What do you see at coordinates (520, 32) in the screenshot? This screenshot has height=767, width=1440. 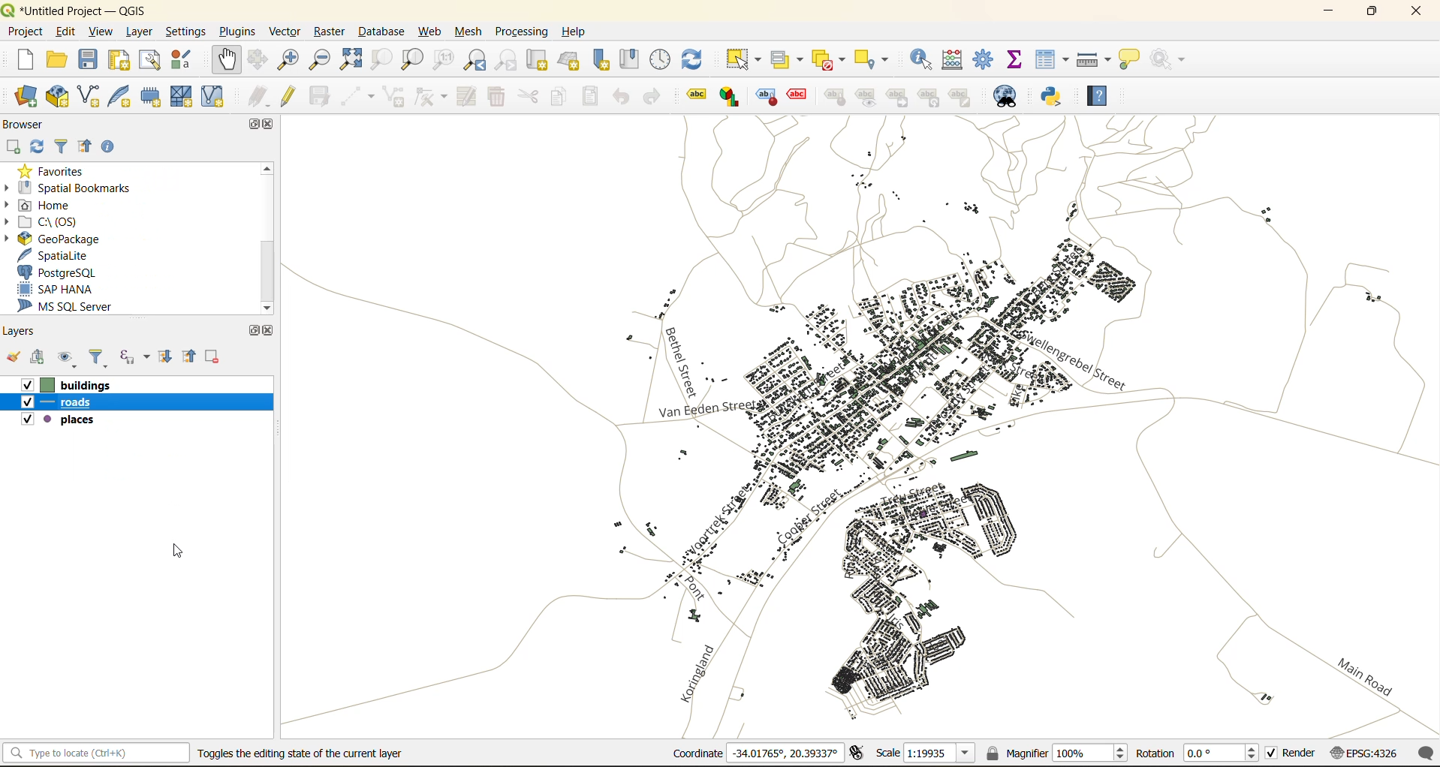 I see `processing` at bounding box center [520, 32].